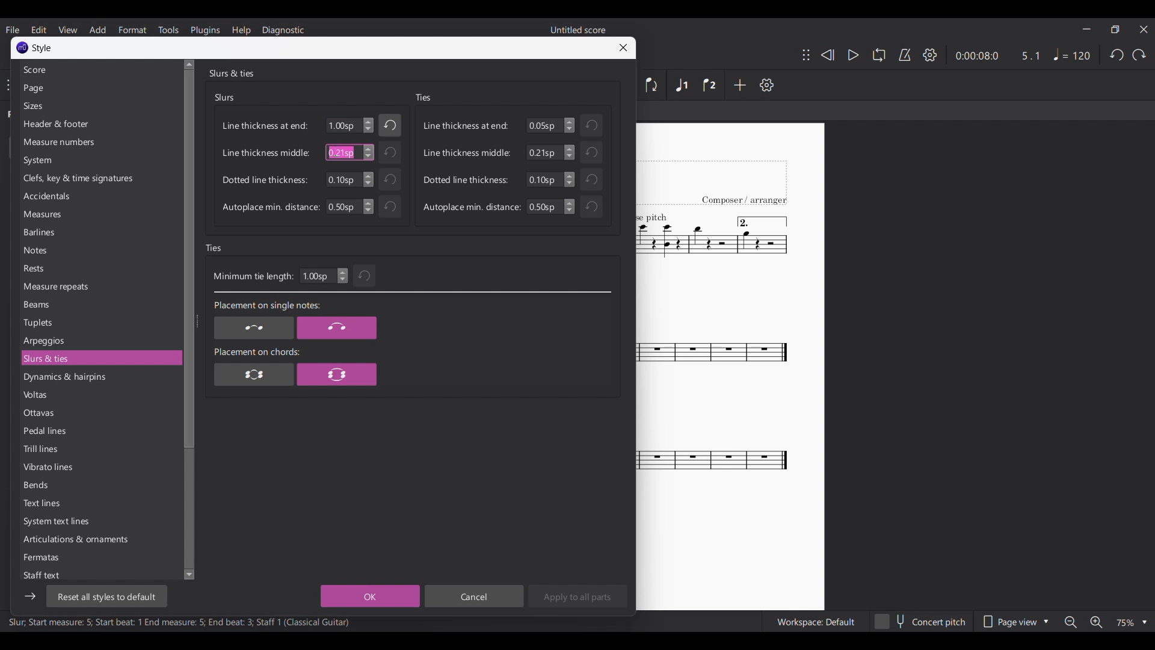 The height and width of the screenshot is (650, 1155). Describe the element at coordinates (368, 152) in the screenshot. I see `Increase/Decrease line thickness middle` at that location.